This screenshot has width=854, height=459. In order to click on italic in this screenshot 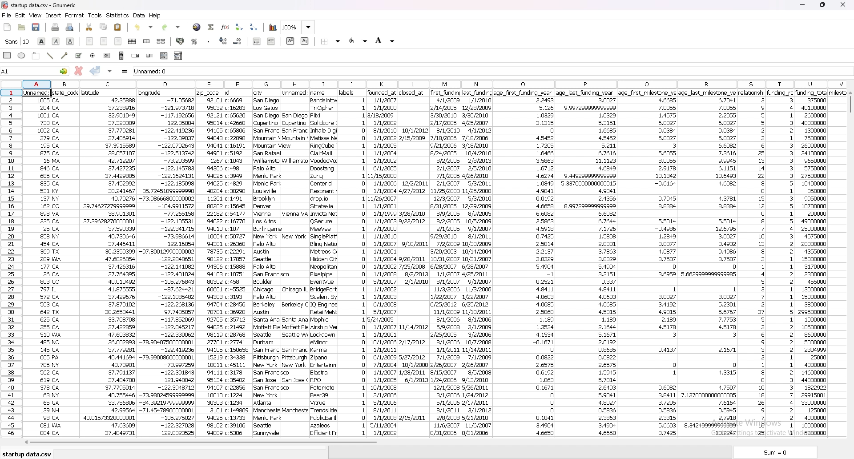, I will do `click(56, 41)`.